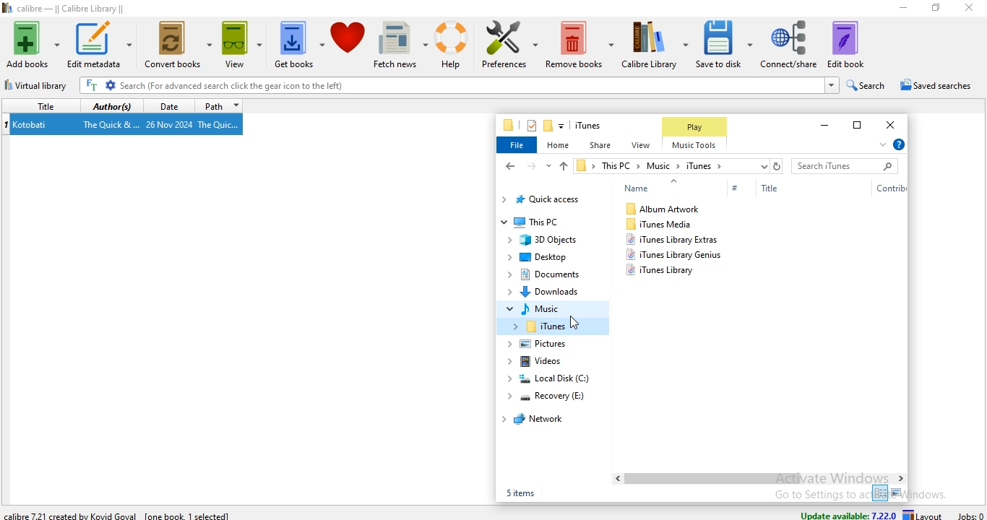 This screenshot has width=987, height=520. Describe the element at coordinates (897, 9) in the screenshot. I see `minimise` at that location.